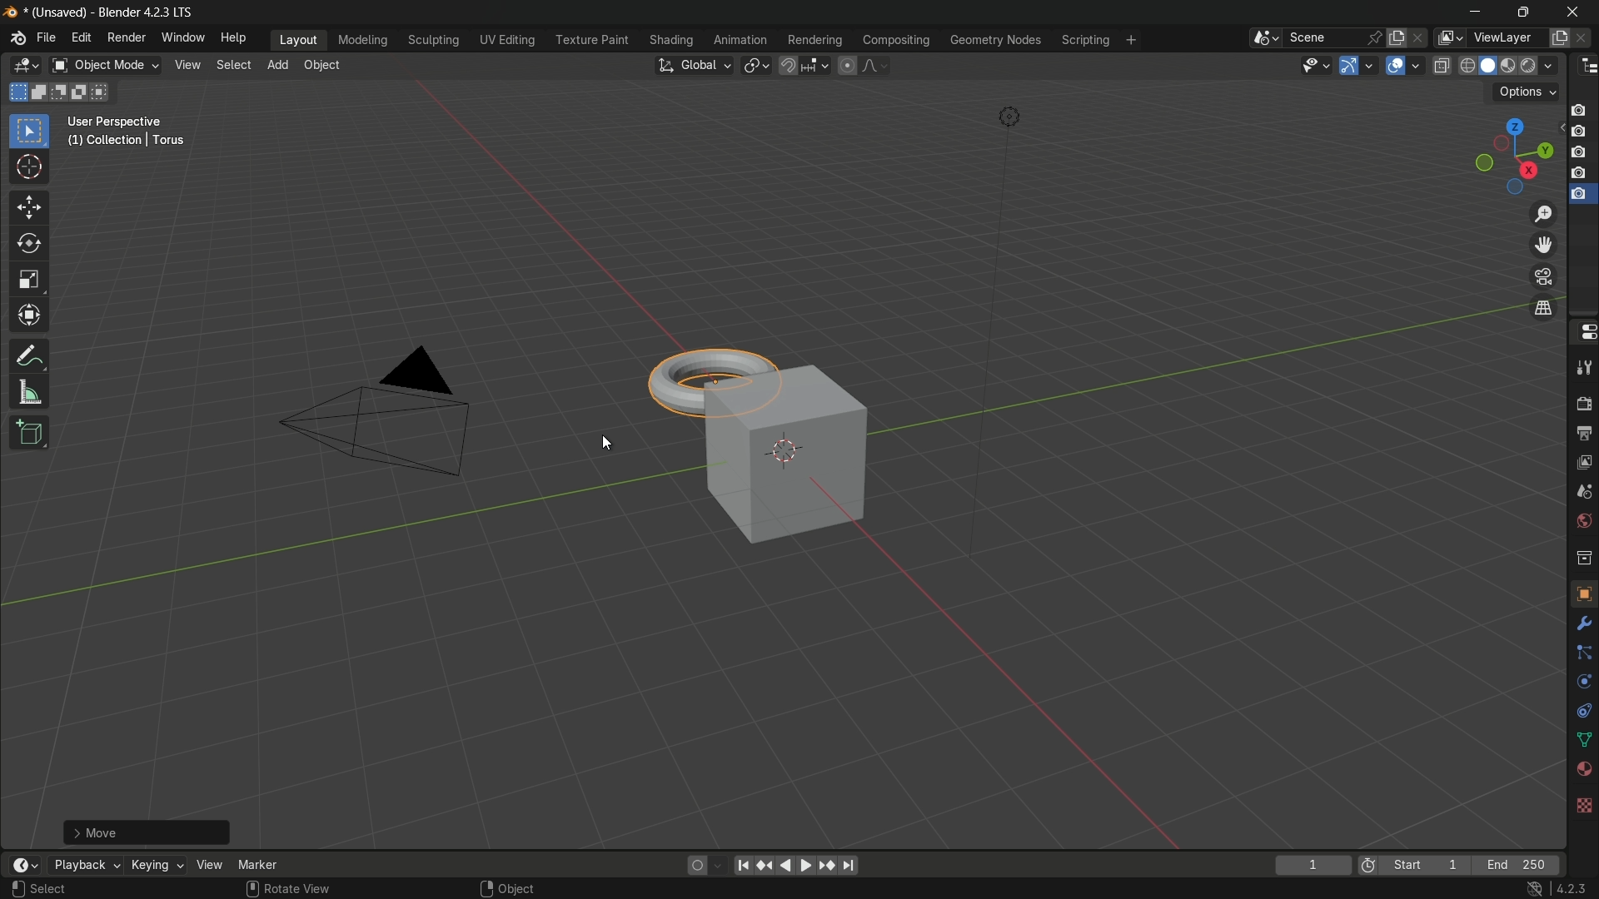 Image resolution: width=1599 pixels, height=899 pixels. Describe the element at coordinates (1572, 889) in the screenshot. I see `4.2.3` at that location.